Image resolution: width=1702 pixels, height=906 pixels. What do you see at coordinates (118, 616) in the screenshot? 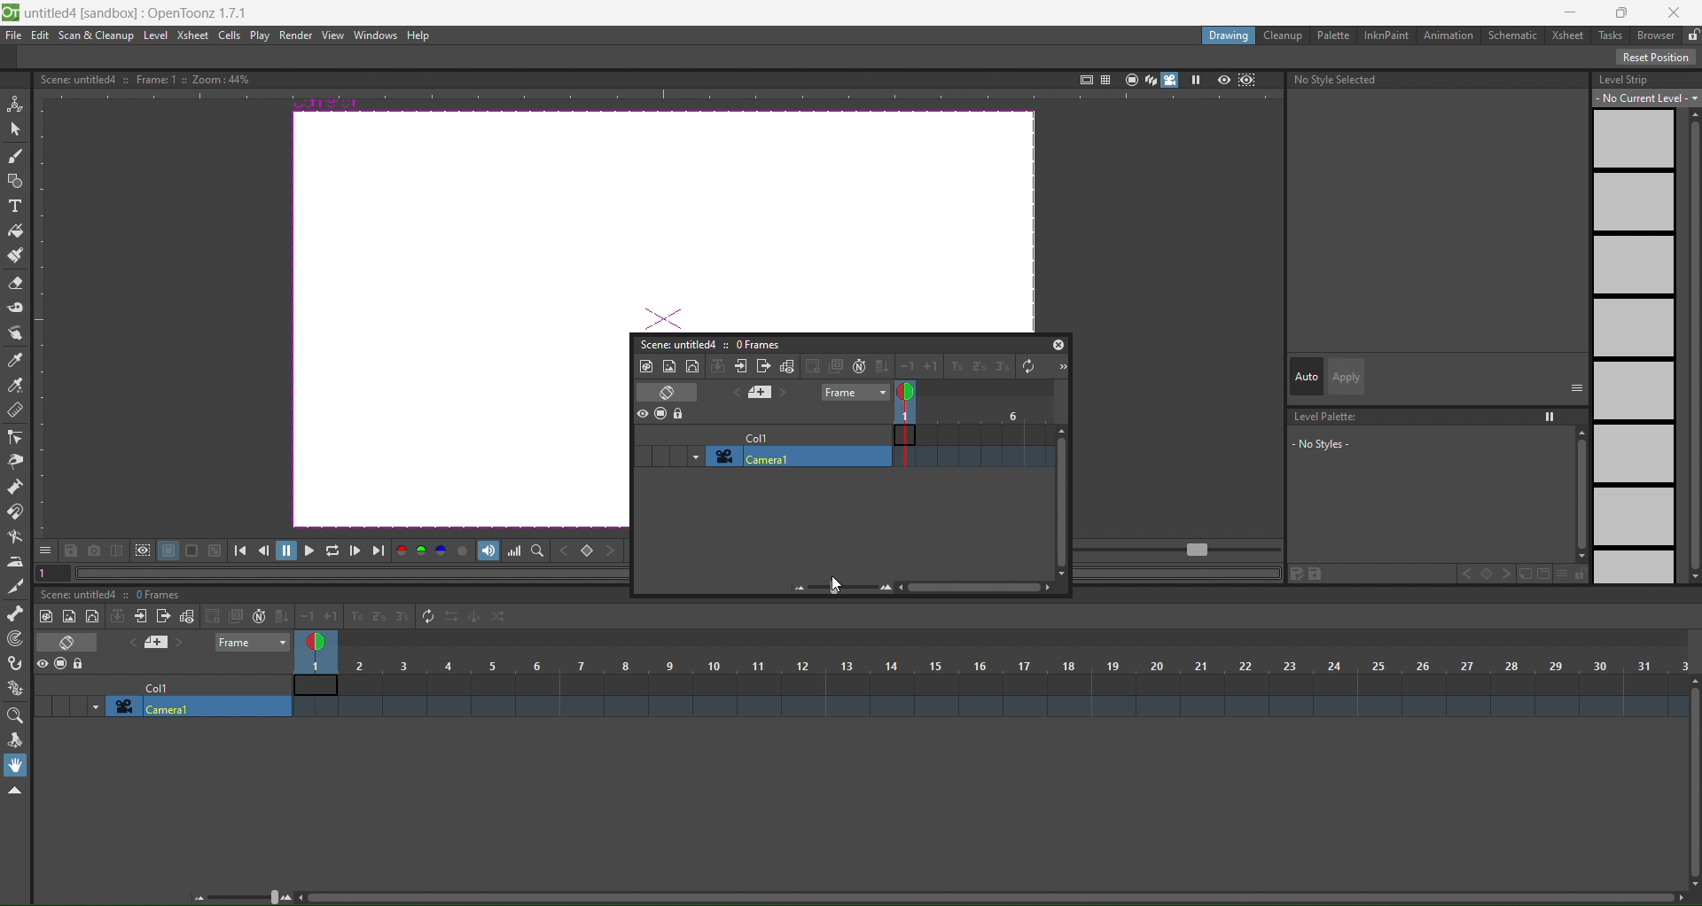
I see `collapse` at bounding box center [118, 616].